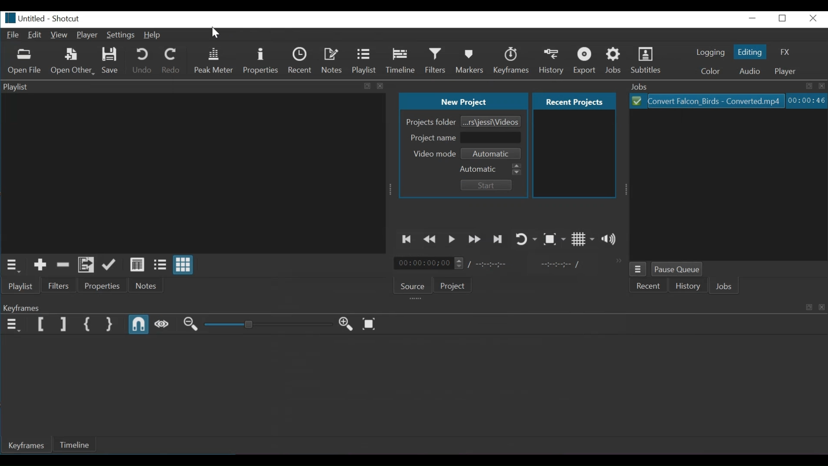  I want to click on Remove cut, so click(63, 264).